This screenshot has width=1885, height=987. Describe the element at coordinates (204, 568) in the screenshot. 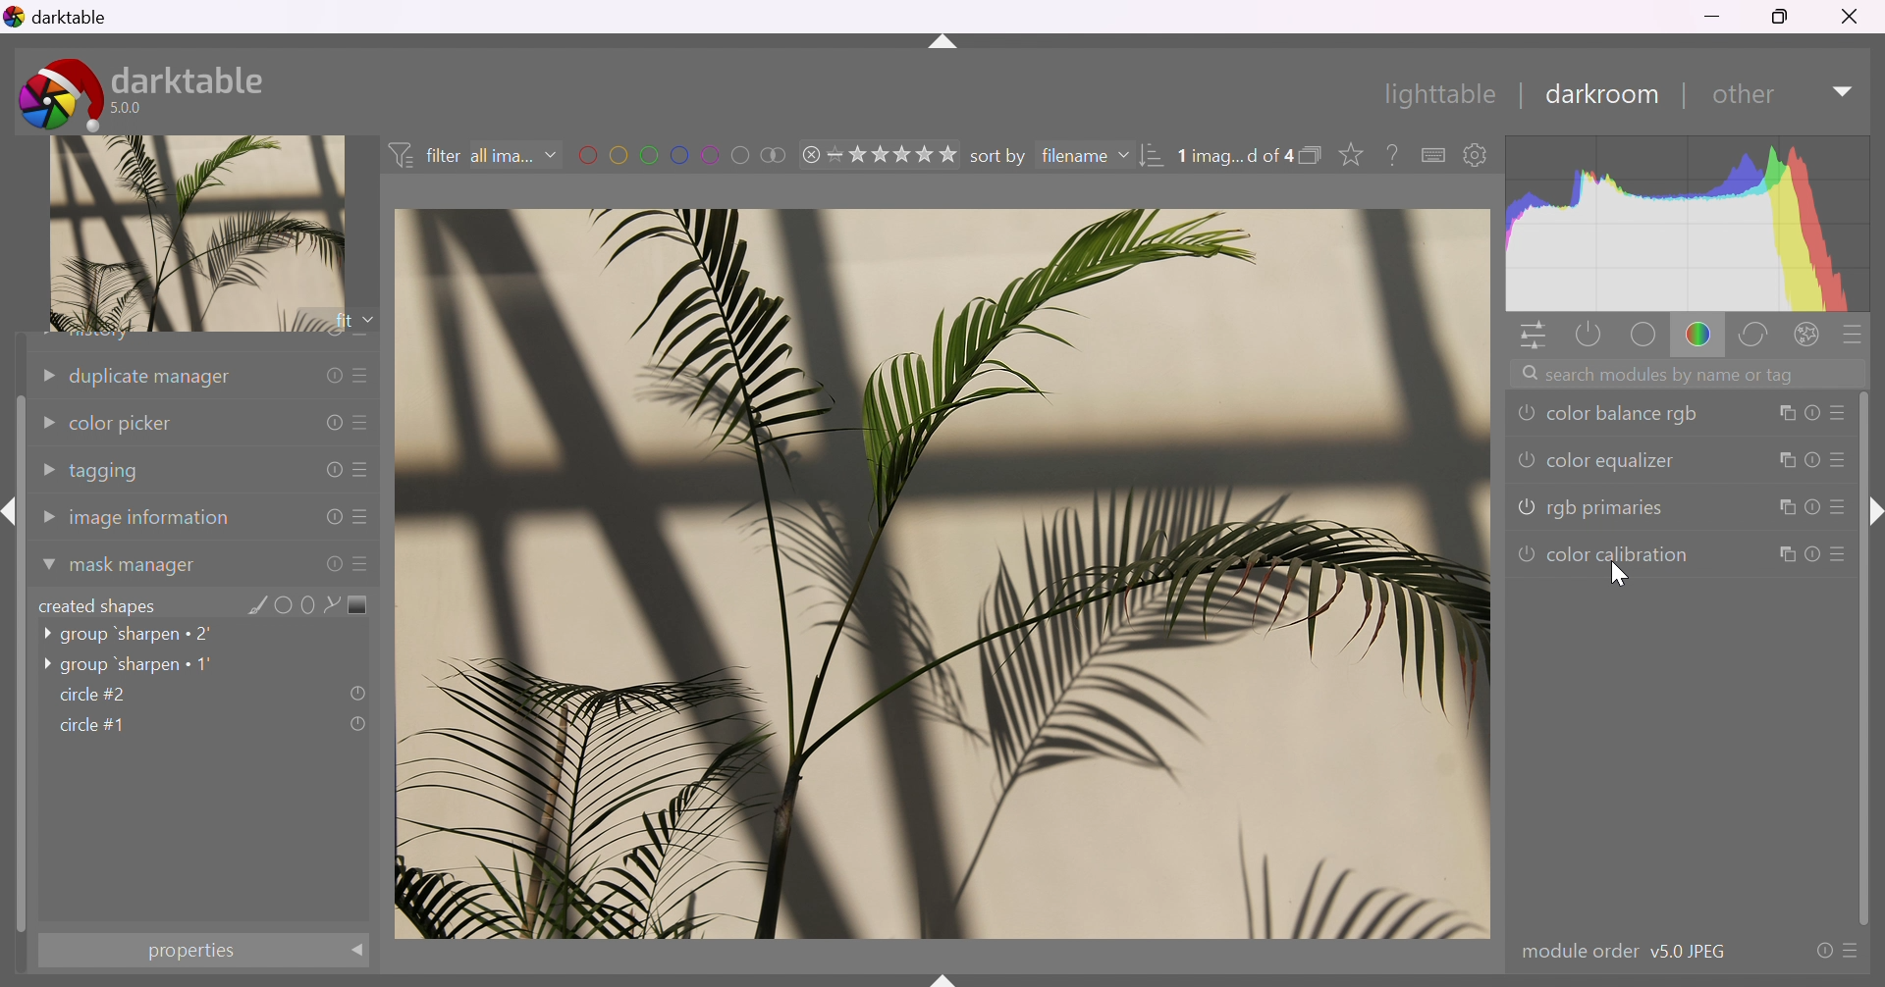

I see `mask manager` at that location.